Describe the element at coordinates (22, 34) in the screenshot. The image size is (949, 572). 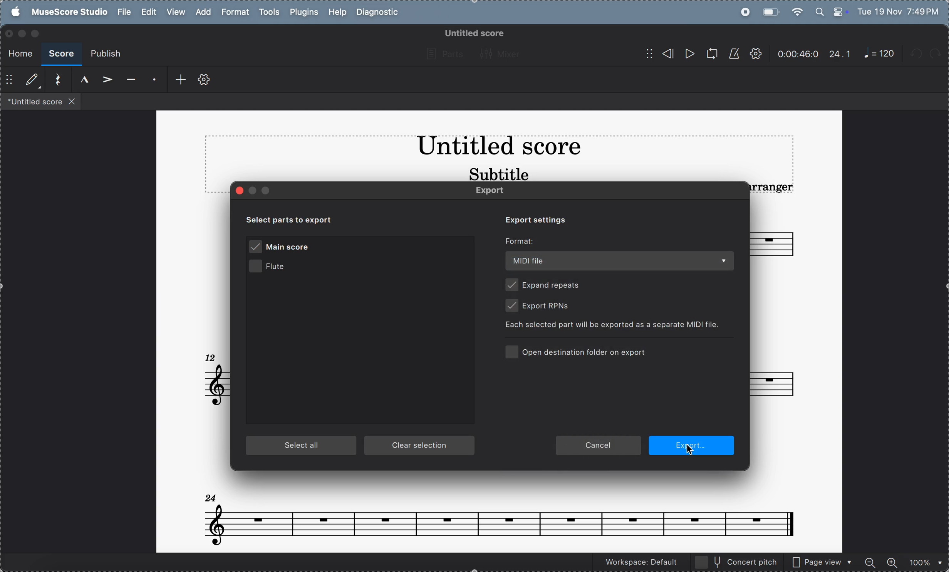
I see `minimize` at that location.